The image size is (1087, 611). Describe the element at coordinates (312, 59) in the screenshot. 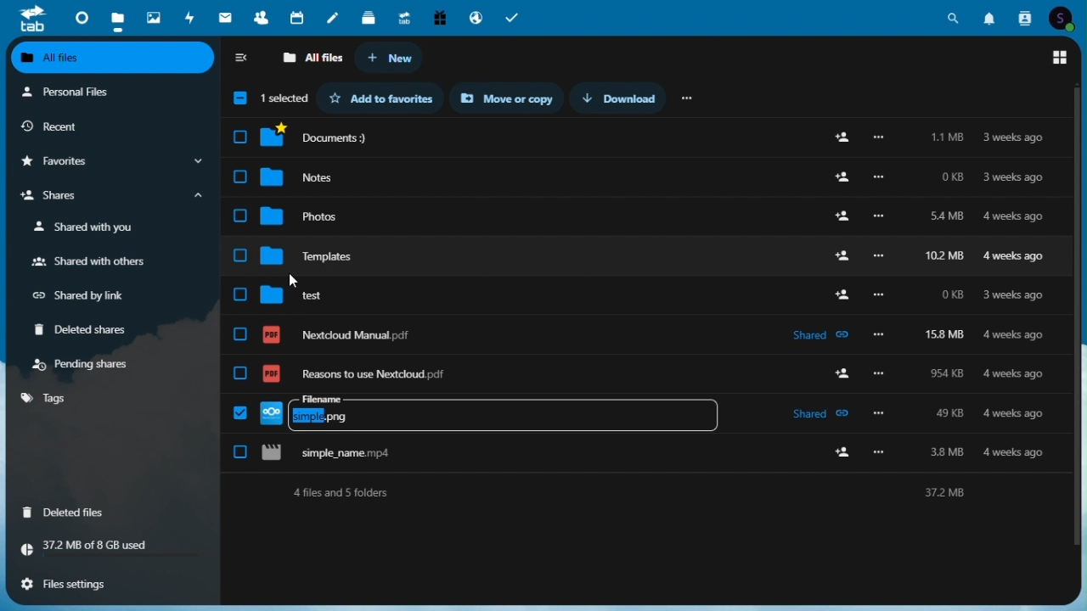

I see `all files` at that location.